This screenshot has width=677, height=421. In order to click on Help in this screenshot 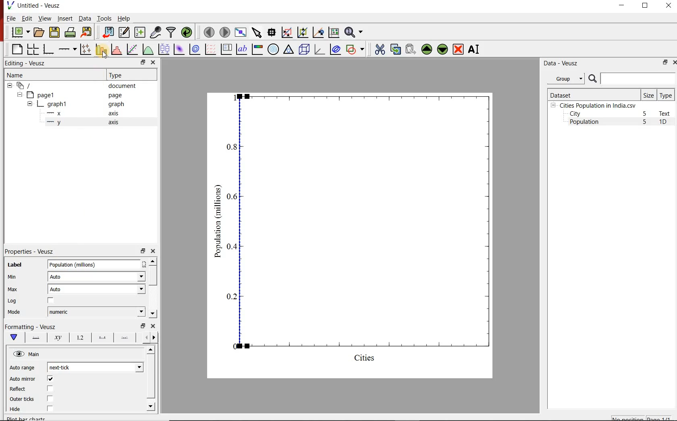, I will do `click(125, 18)`.